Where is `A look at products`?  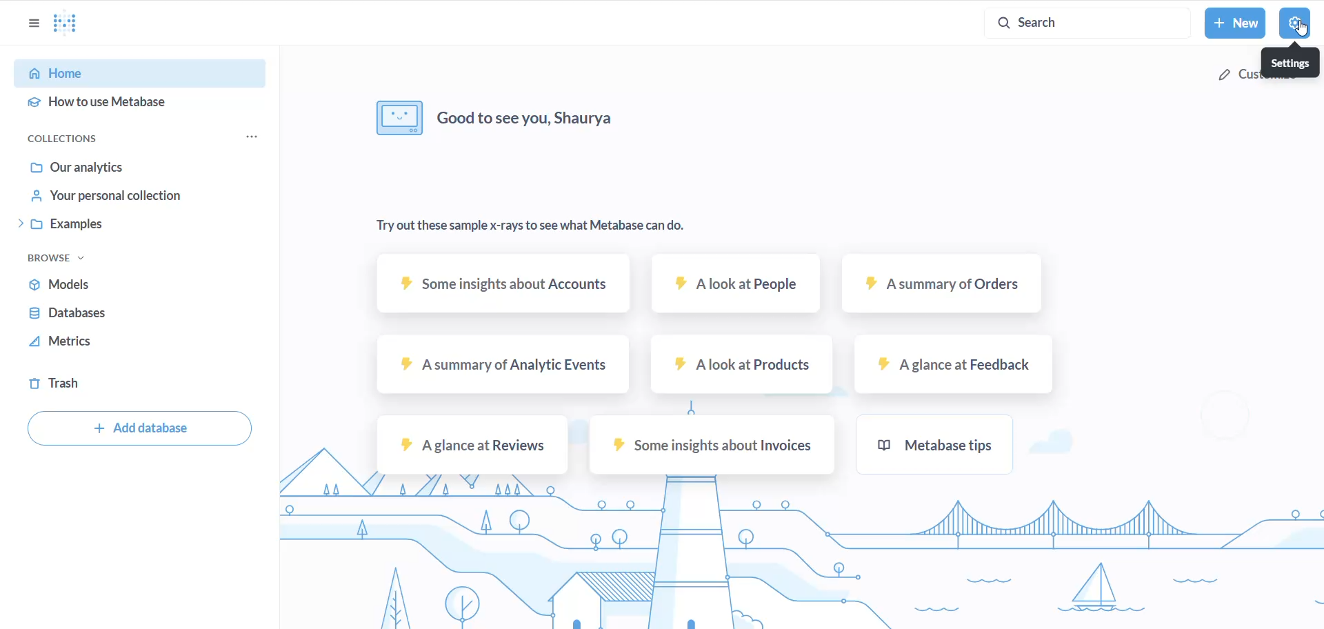
A look at products is located at coordinates (742, 365).